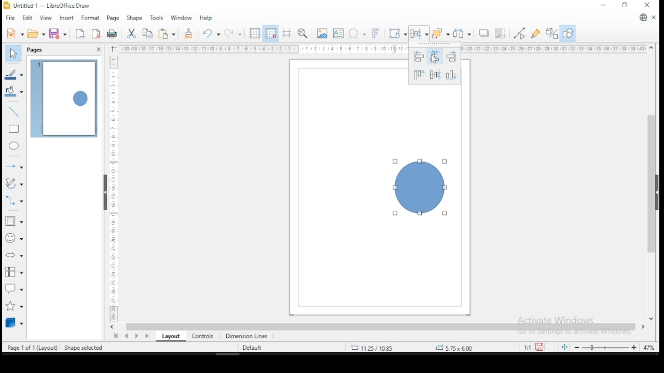 The width and height of the screenshot is (664, 373). I want to click on show gluepoint functions, so click(536, 34).